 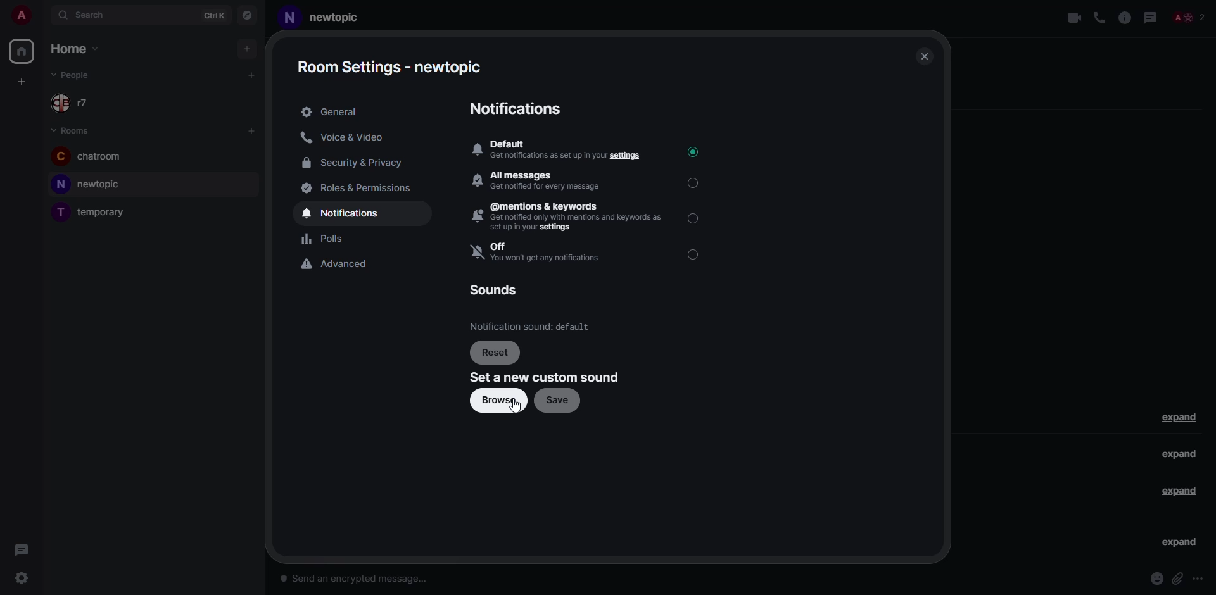 I want to click on Notification sound.default, so click(x=532, y=326).